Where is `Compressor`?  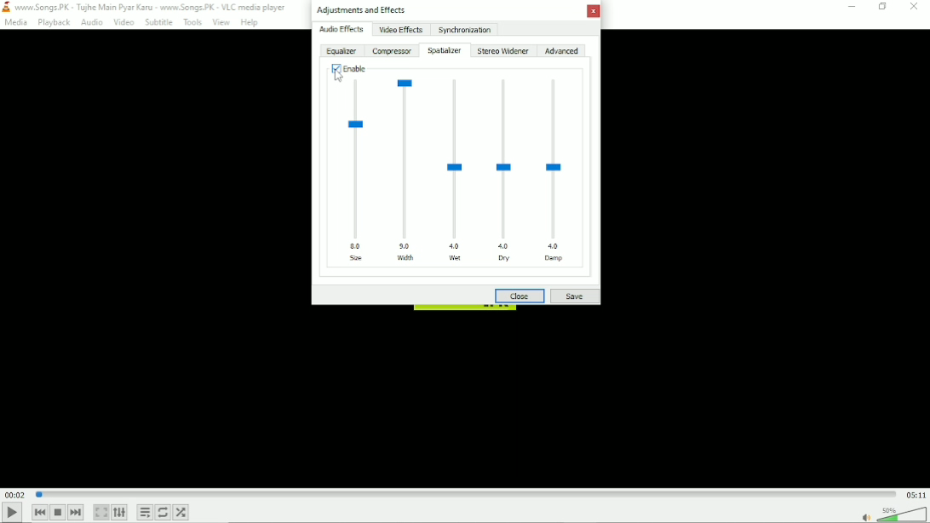 Compressor is located at coordinates (392, 51).